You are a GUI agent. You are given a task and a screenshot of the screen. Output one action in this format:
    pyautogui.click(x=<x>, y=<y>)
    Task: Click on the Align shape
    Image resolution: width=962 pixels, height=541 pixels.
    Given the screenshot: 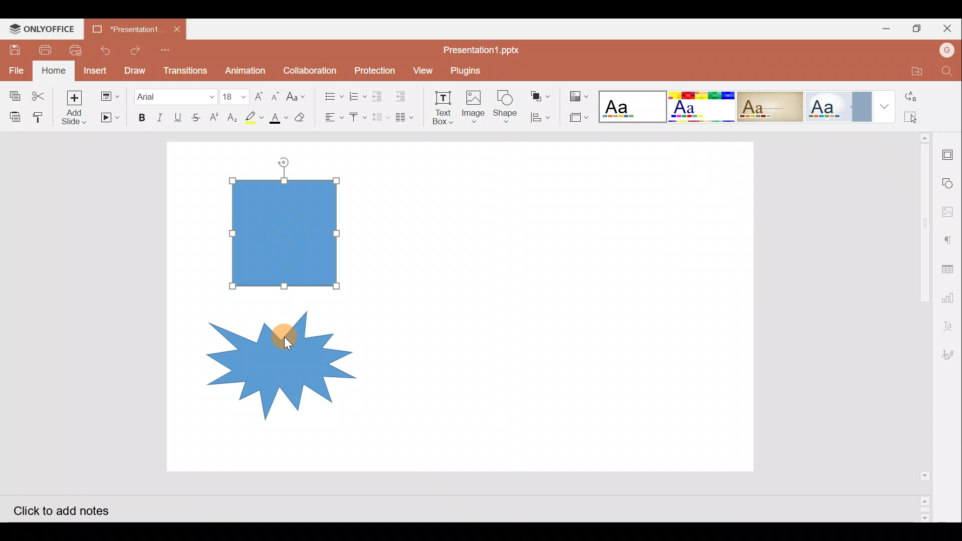 What is the action you would take?
    pyautogui.click(x=542, y=117)
    